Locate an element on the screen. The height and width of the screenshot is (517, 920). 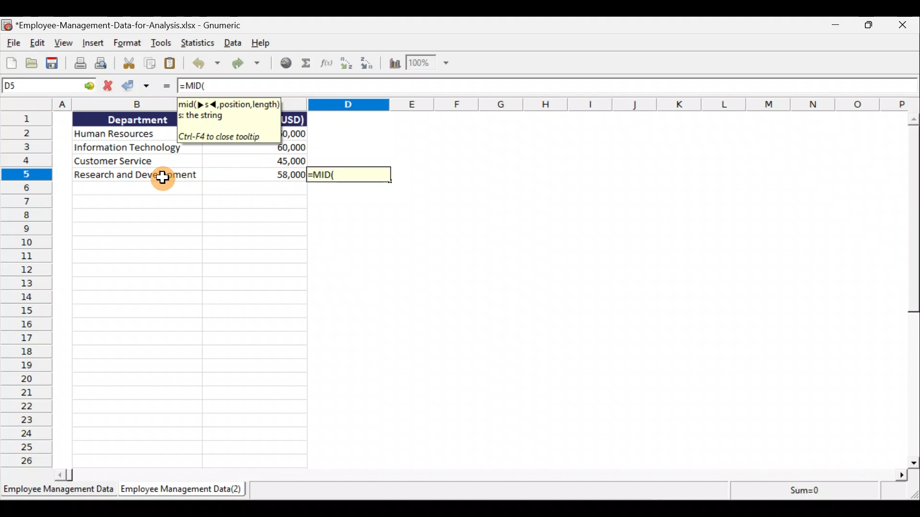
Accept change is located at coordinates (136, 87).